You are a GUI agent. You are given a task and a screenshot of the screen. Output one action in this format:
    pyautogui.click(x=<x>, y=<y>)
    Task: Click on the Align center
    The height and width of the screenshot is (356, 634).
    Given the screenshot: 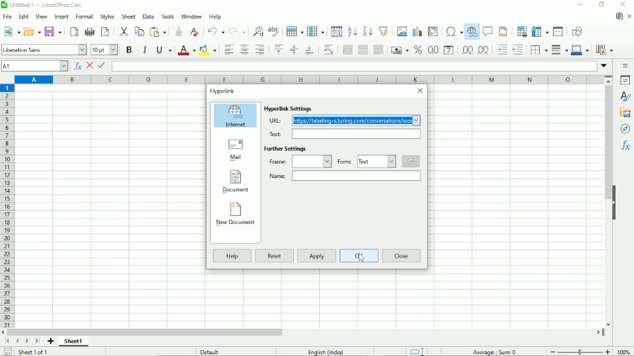 What is the action you would take?
    pyautogui.click(x=243, y=49)
    